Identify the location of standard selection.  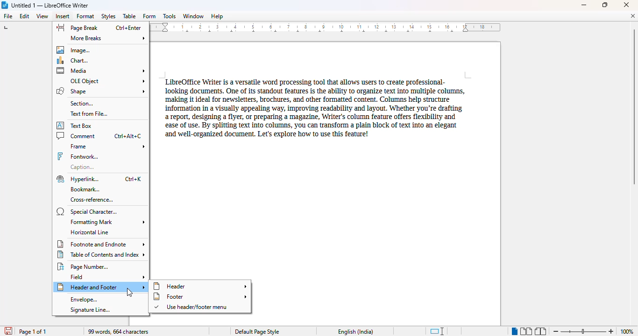
(438, 331).